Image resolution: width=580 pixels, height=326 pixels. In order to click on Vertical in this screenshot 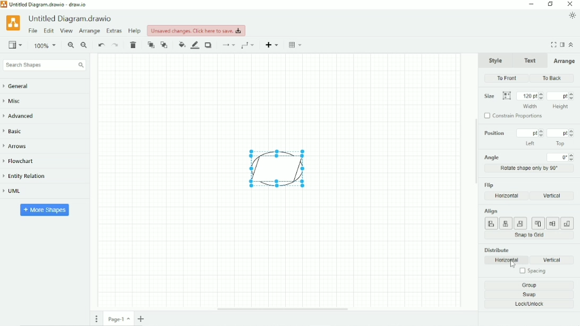, I will do `click(555, 260)`.